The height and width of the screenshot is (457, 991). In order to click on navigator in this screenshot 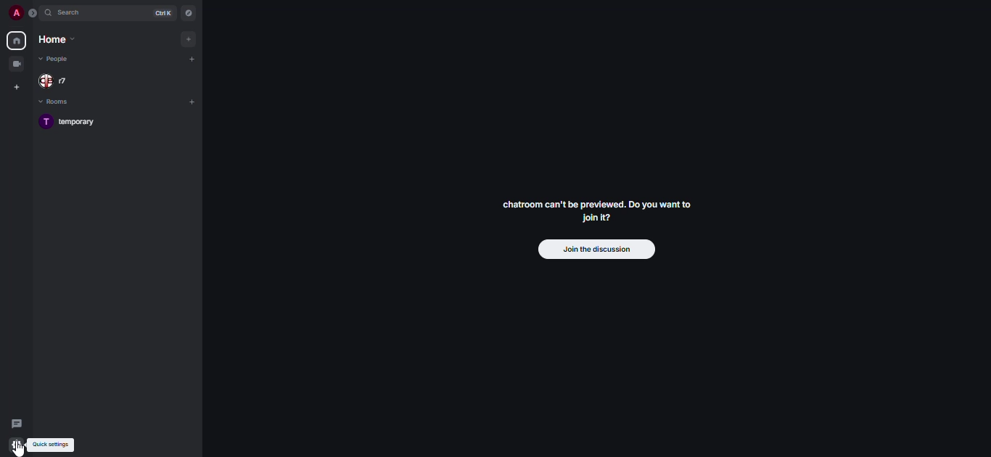, I will do `click(189, 13)`.